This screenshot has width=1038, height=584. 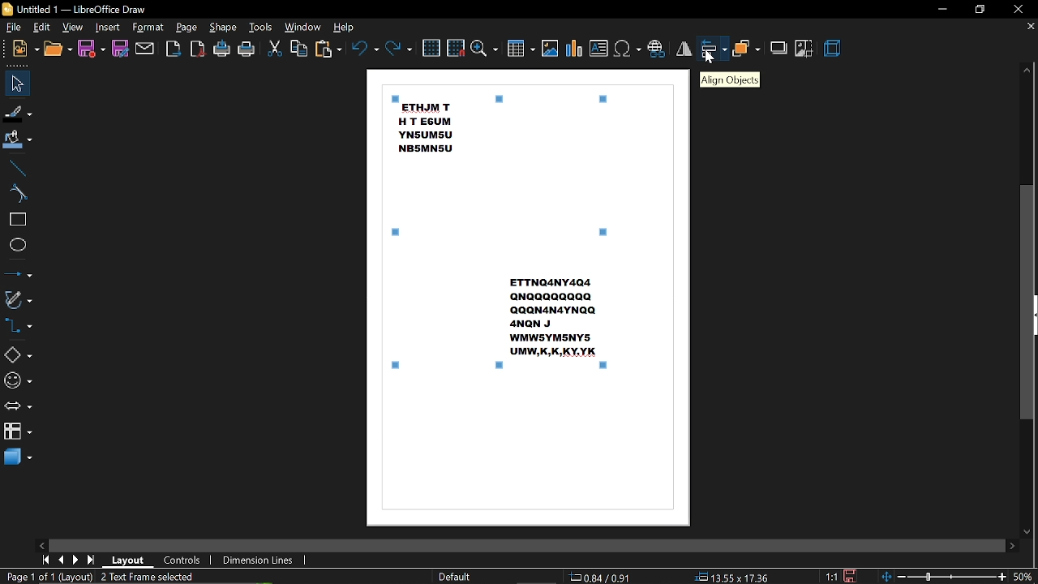 I want to click on close, so click(x=1020, y=9).